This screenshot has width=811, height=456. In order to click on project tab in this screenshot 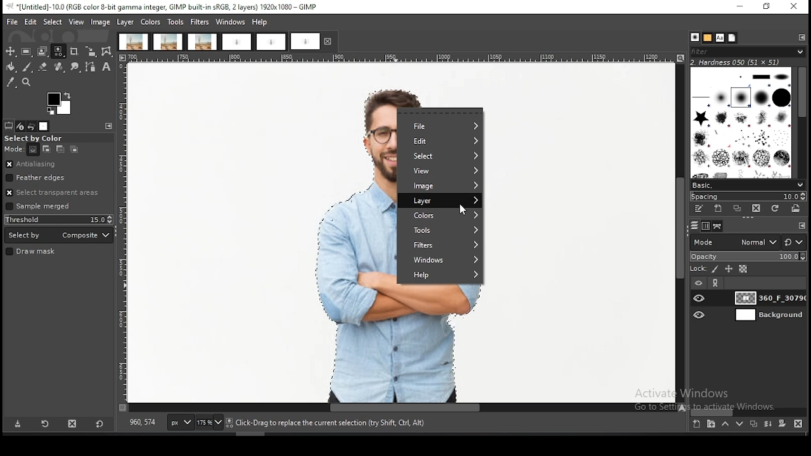, I will do `click(203, 42)`.